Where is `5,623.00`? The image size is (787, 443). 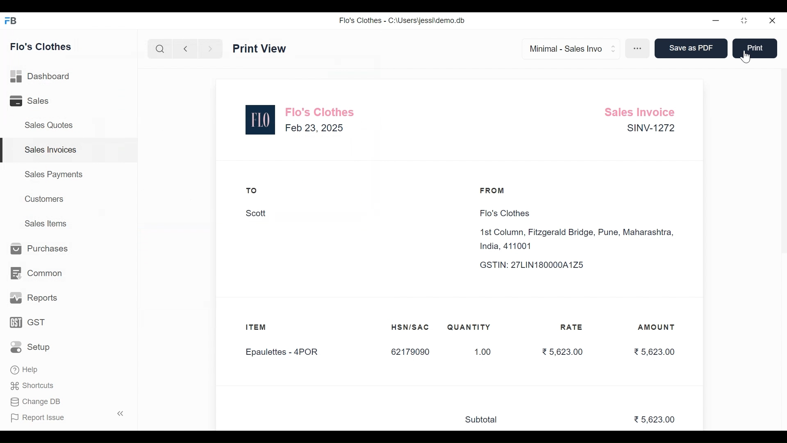 5,623.00 is located at coordinates (656, 420).